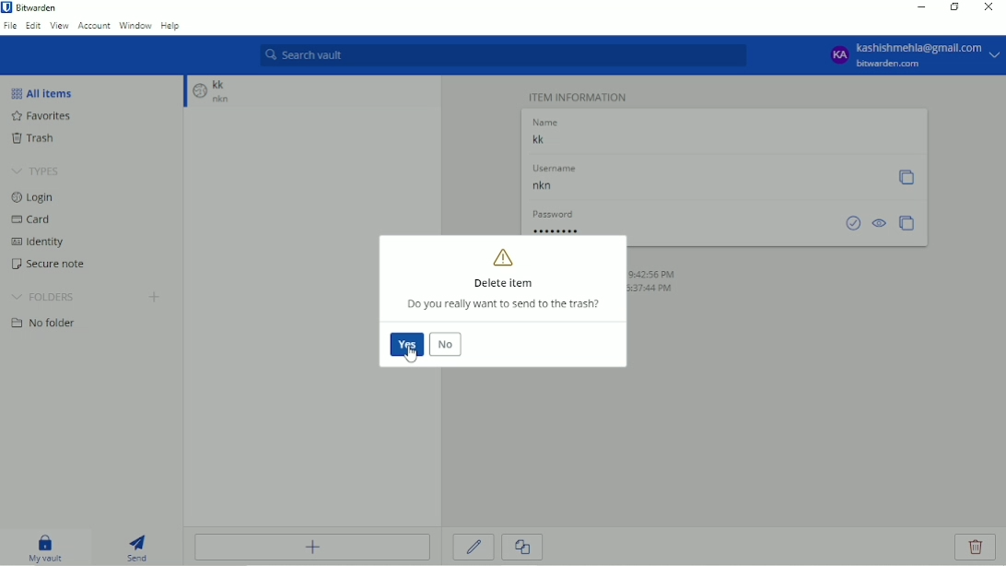 The image size is (1006, 566). What do you see at coordinates (502, 55) in the screenshot?
I see `Search vault` at bounding box center [502, 55].